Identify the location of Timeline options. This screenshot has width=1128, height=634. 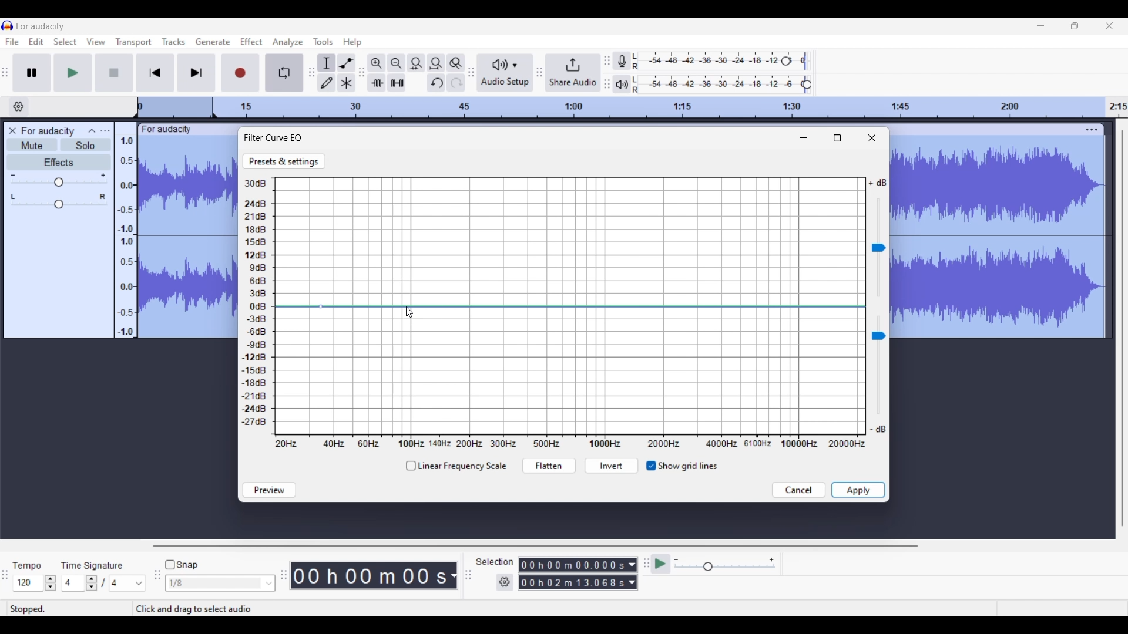
(19, 106).